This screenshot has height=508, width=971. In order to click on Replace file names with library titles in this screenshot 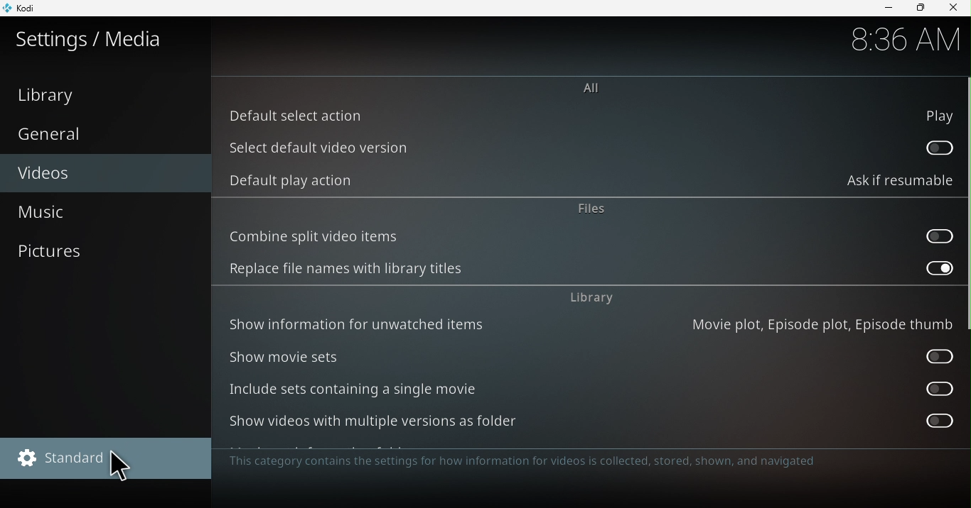, I will do `click(586, 267)`.